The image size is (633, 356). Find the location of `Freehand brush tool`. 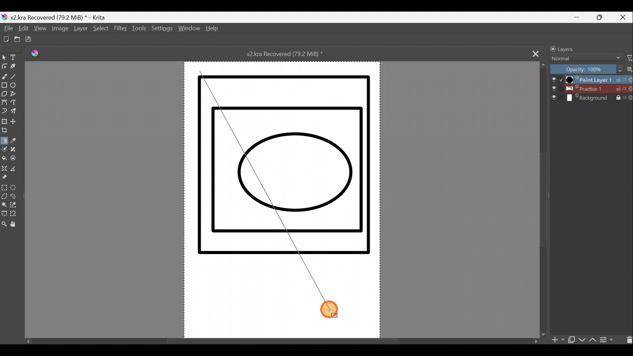

Freehand brush tool is located at coordinates (4, 76).